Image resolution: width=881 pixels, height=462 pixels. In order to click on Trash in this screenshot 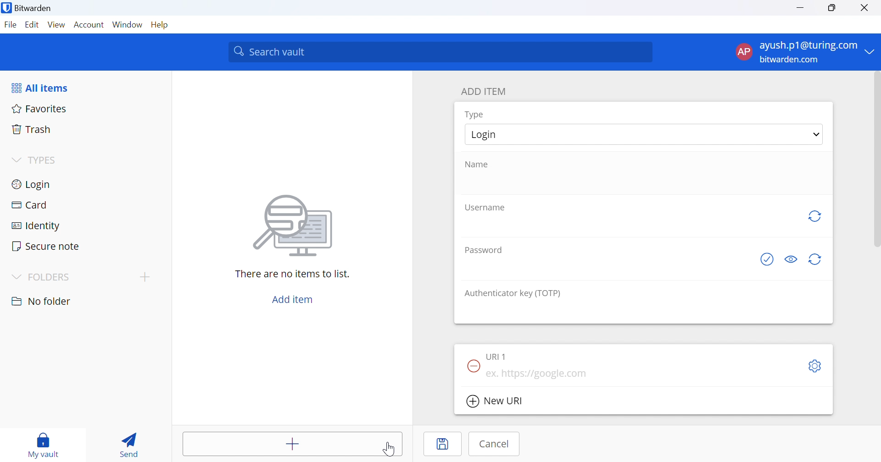, I will do `click(32, 129)`.